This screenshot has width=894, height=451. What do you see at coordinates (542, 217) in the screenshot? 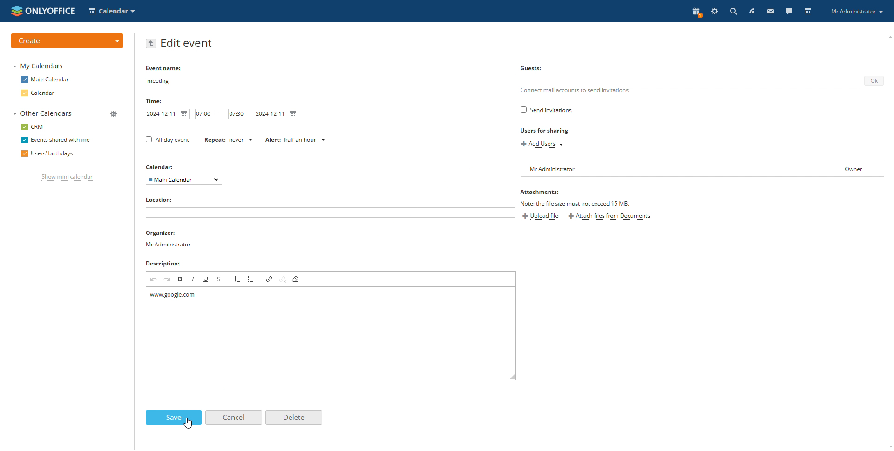
I see `upload file` at bounding box center [542, 217].